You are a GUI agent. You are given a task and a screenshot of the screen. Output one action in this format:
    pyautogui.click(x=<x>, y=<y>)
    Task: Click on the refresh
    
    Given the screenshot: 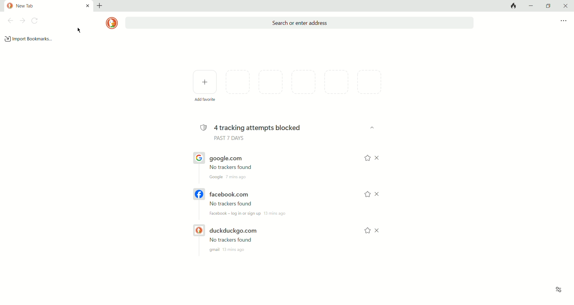 What is the action you would take?
    pyautogui.click(x=36, y=21)
    